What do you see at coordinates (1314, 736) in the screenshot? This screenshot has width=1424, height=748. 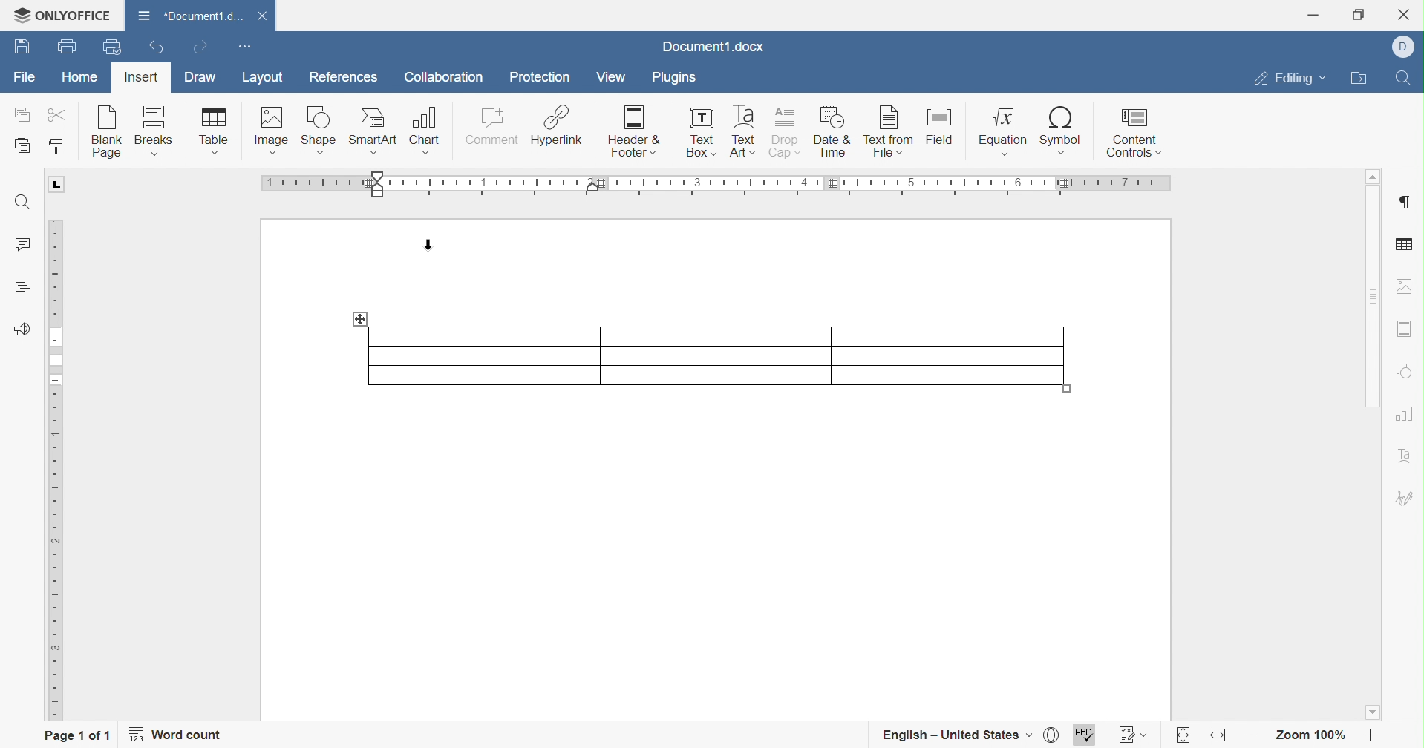 I see `Zoom 100%` at bounding box center [1314, 736].